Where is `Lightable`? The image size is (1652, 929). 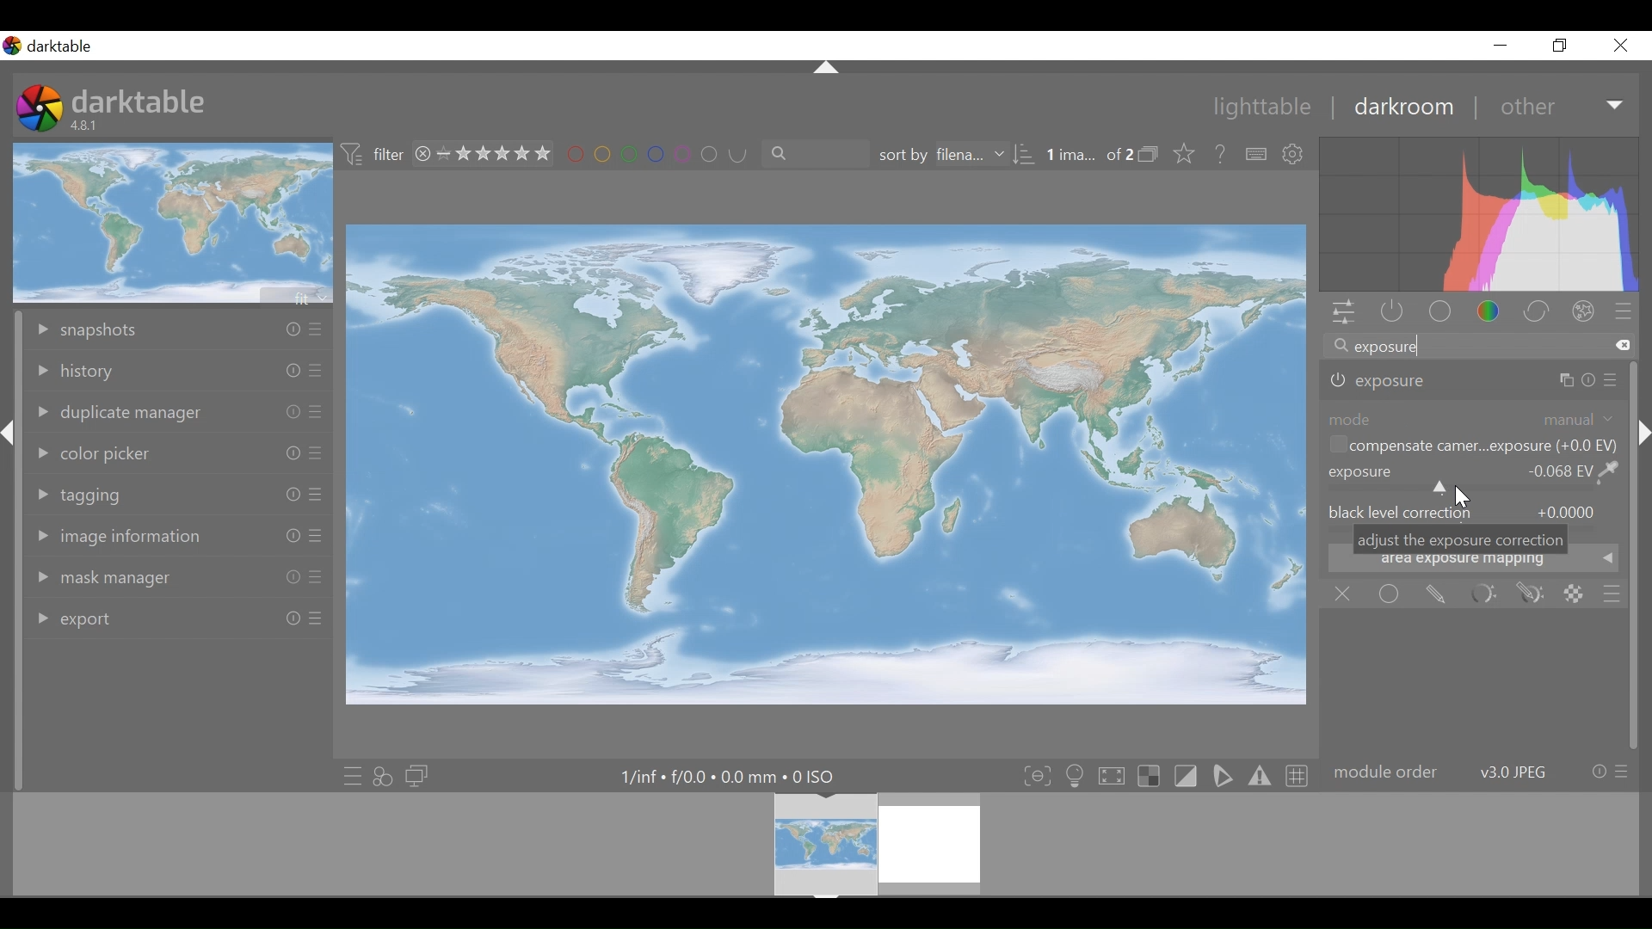
Lightable is located at coordinates (1254, 106).